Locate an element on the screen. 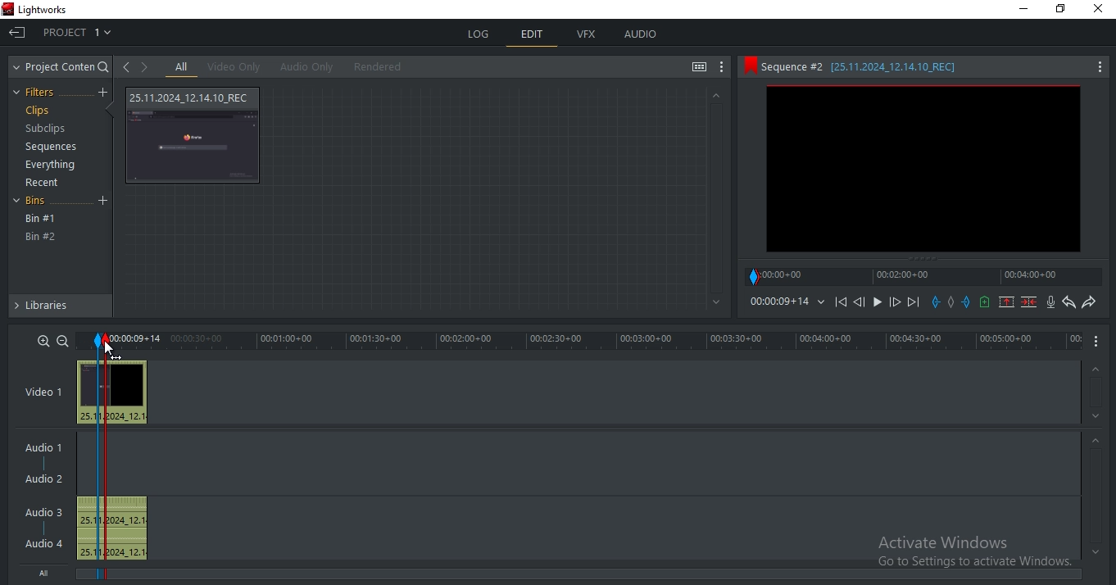 The width and height of the screenshot is (1116, 585). create a filter is located at coordinates (102, 93).